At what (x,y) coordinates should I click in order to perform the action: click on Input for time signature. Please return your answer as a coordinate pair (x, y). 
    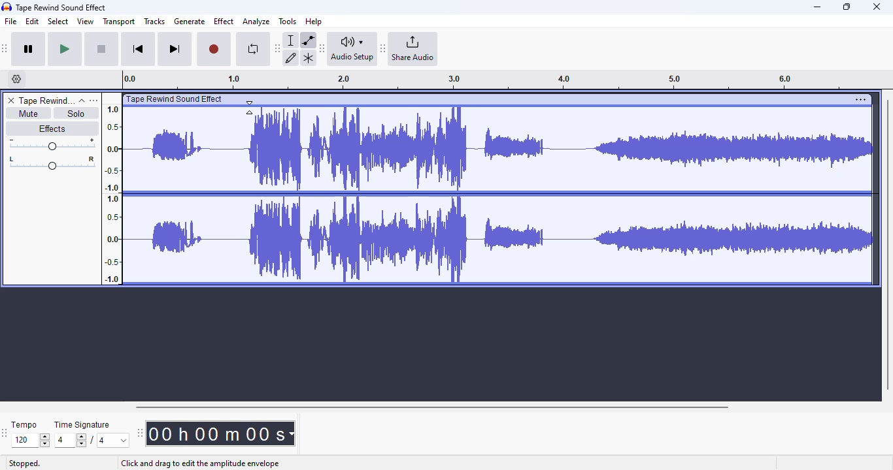
    Looking at the image, I should click on (71, 441).